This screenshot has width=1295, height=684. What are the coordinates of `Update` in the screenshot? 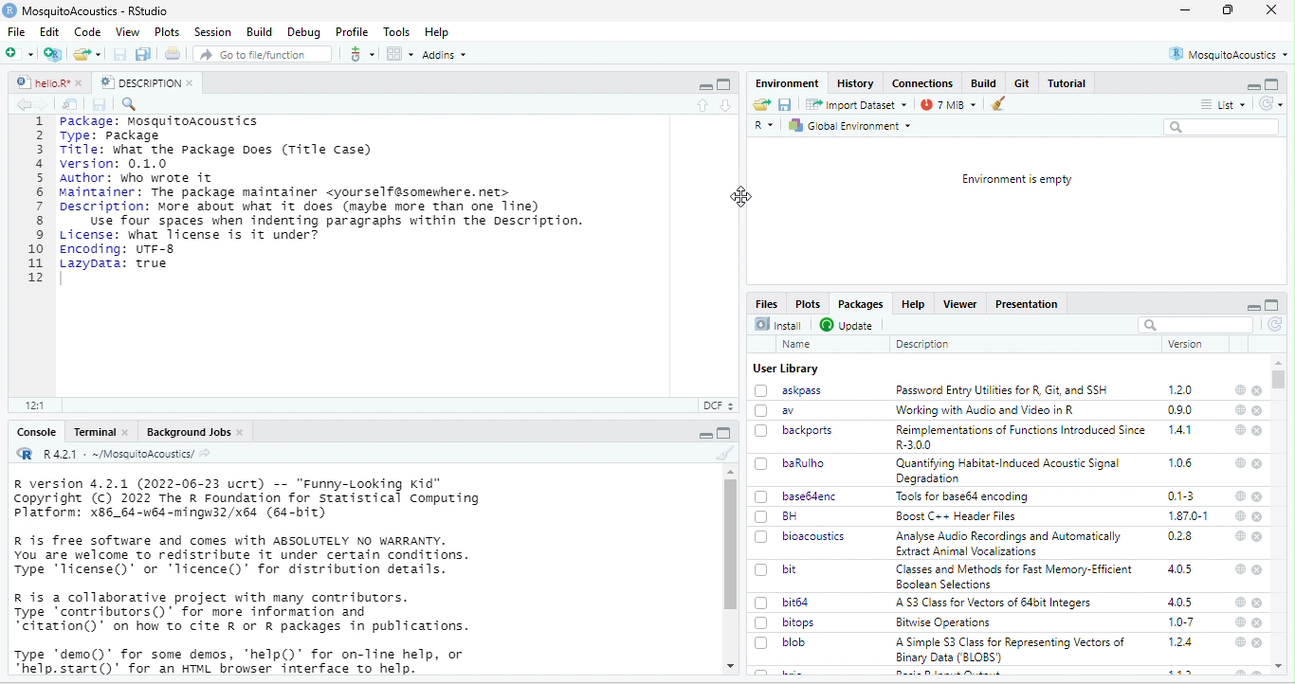 It's located at (848, 324).